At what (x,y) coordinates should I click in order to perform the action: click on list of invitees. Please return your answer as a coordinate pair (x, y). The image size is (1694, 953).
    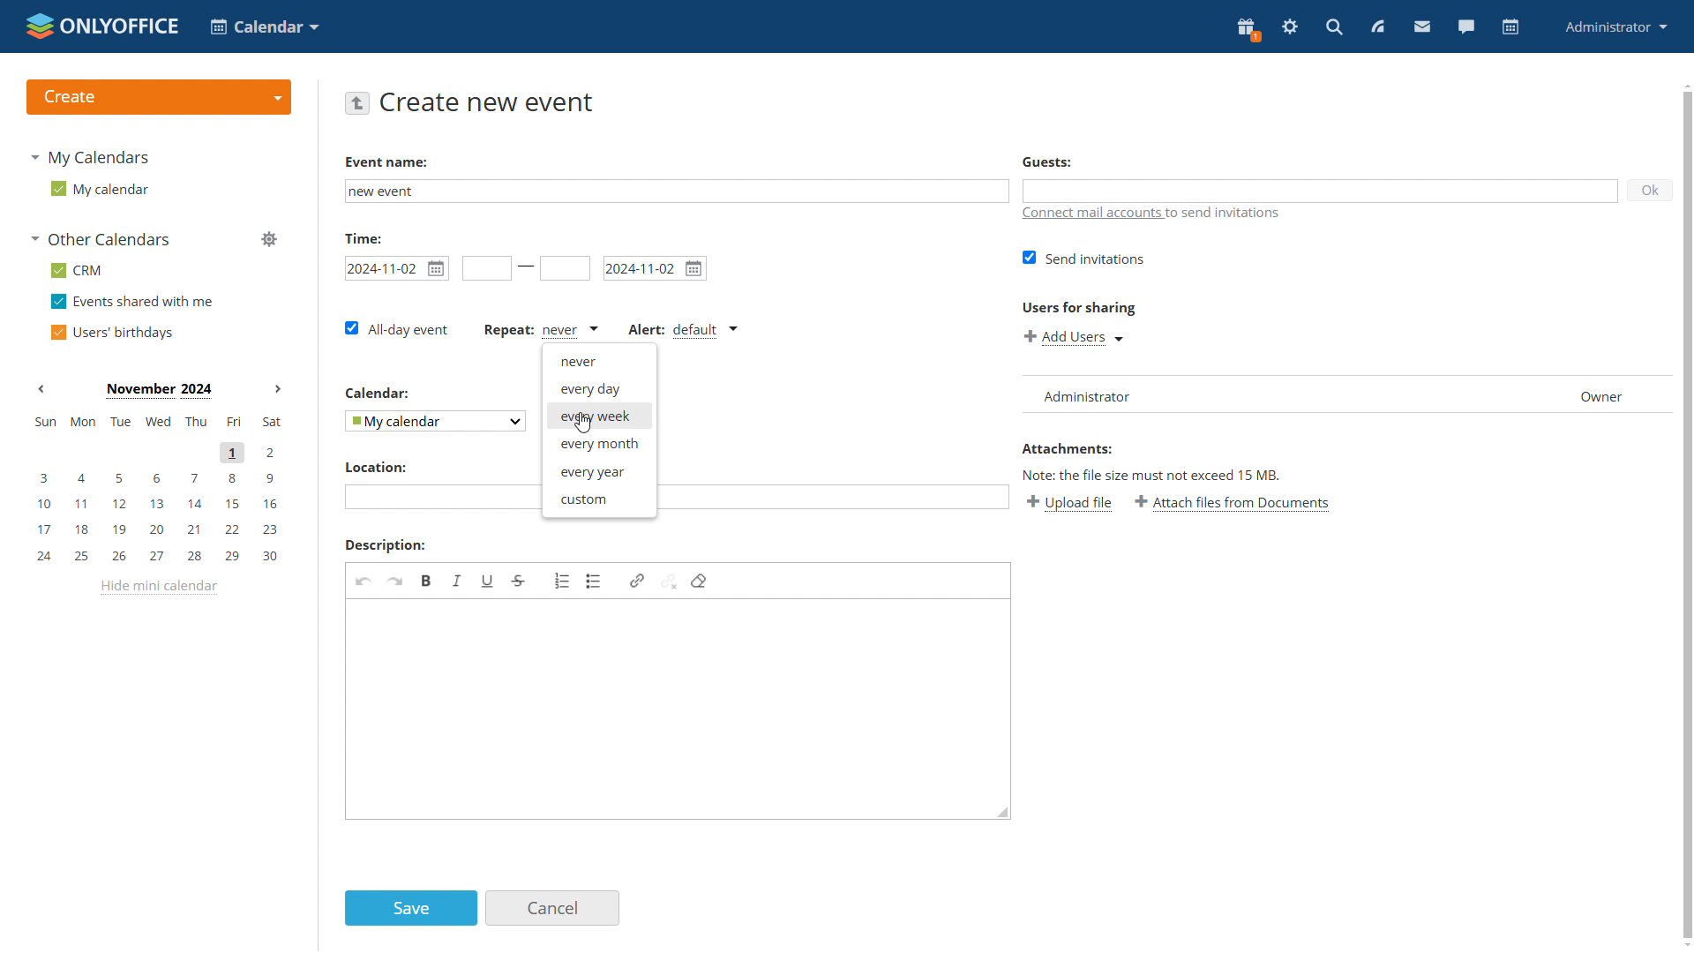
    Looking at the image, I should click on (1345, 393).